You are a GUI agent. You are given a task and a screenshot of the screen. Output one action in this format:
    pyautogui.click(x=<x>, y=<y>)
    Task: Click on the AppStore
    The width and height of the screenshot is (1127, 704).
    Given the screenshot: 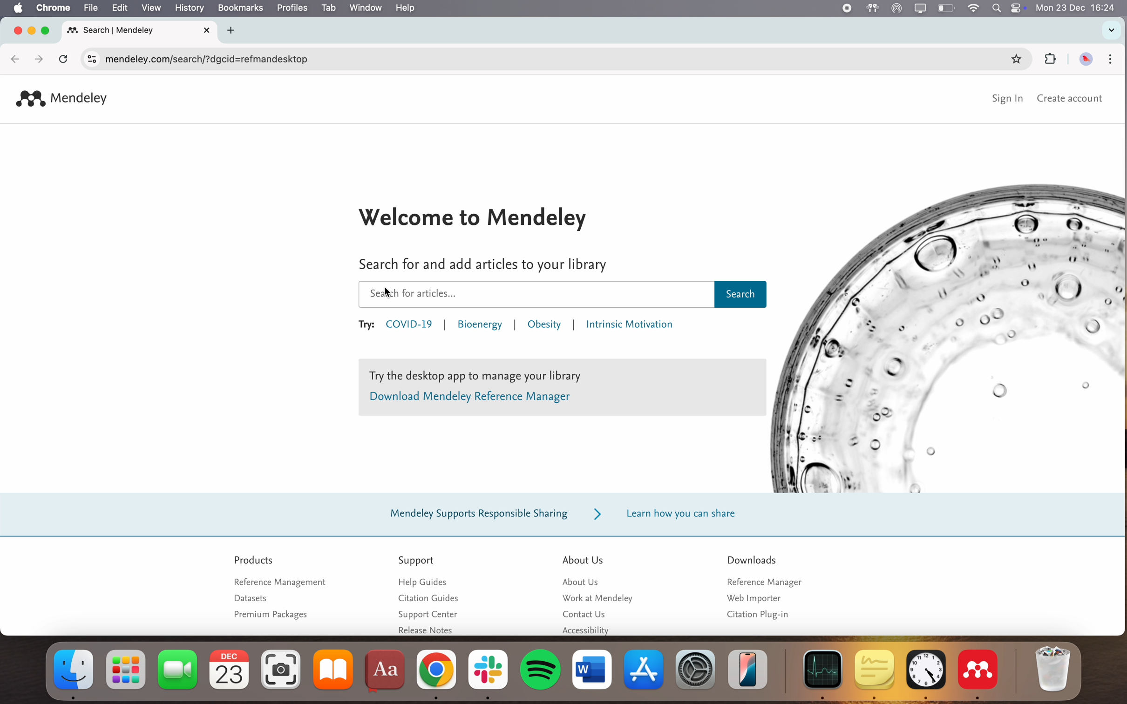 What is the action you would take?
    pyautogui.click(x=645, y=668)
    